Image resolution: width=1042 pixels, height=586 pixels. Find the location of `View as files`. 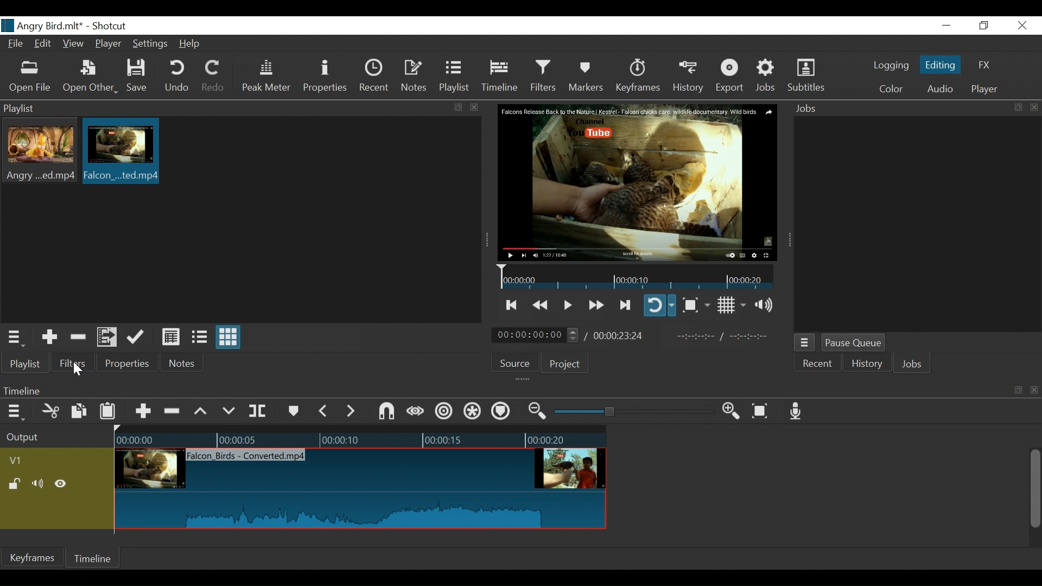

View as files is located at coordinates (199, 338).